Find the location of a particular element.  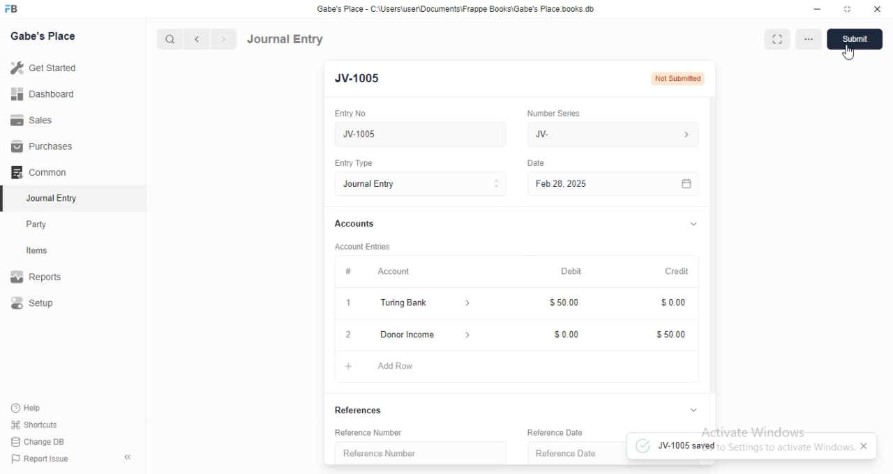

Add Row is located at coordinates (387, 367).